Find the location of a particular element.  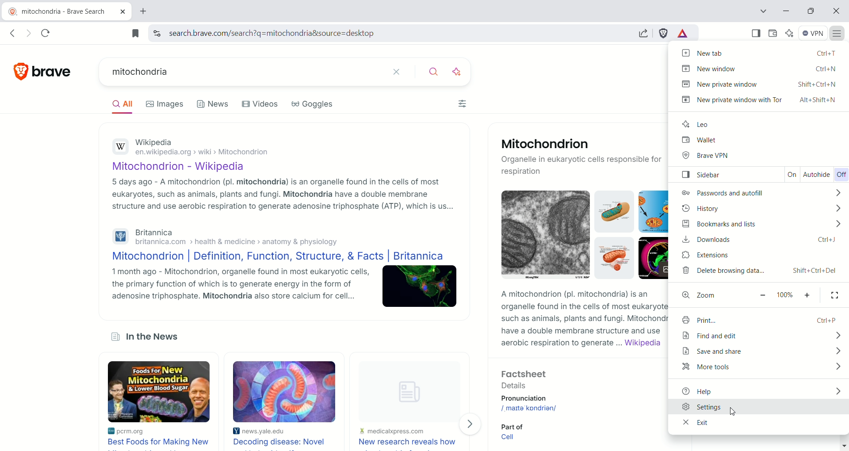

new research reveals how is located at coordinates (412, 409).